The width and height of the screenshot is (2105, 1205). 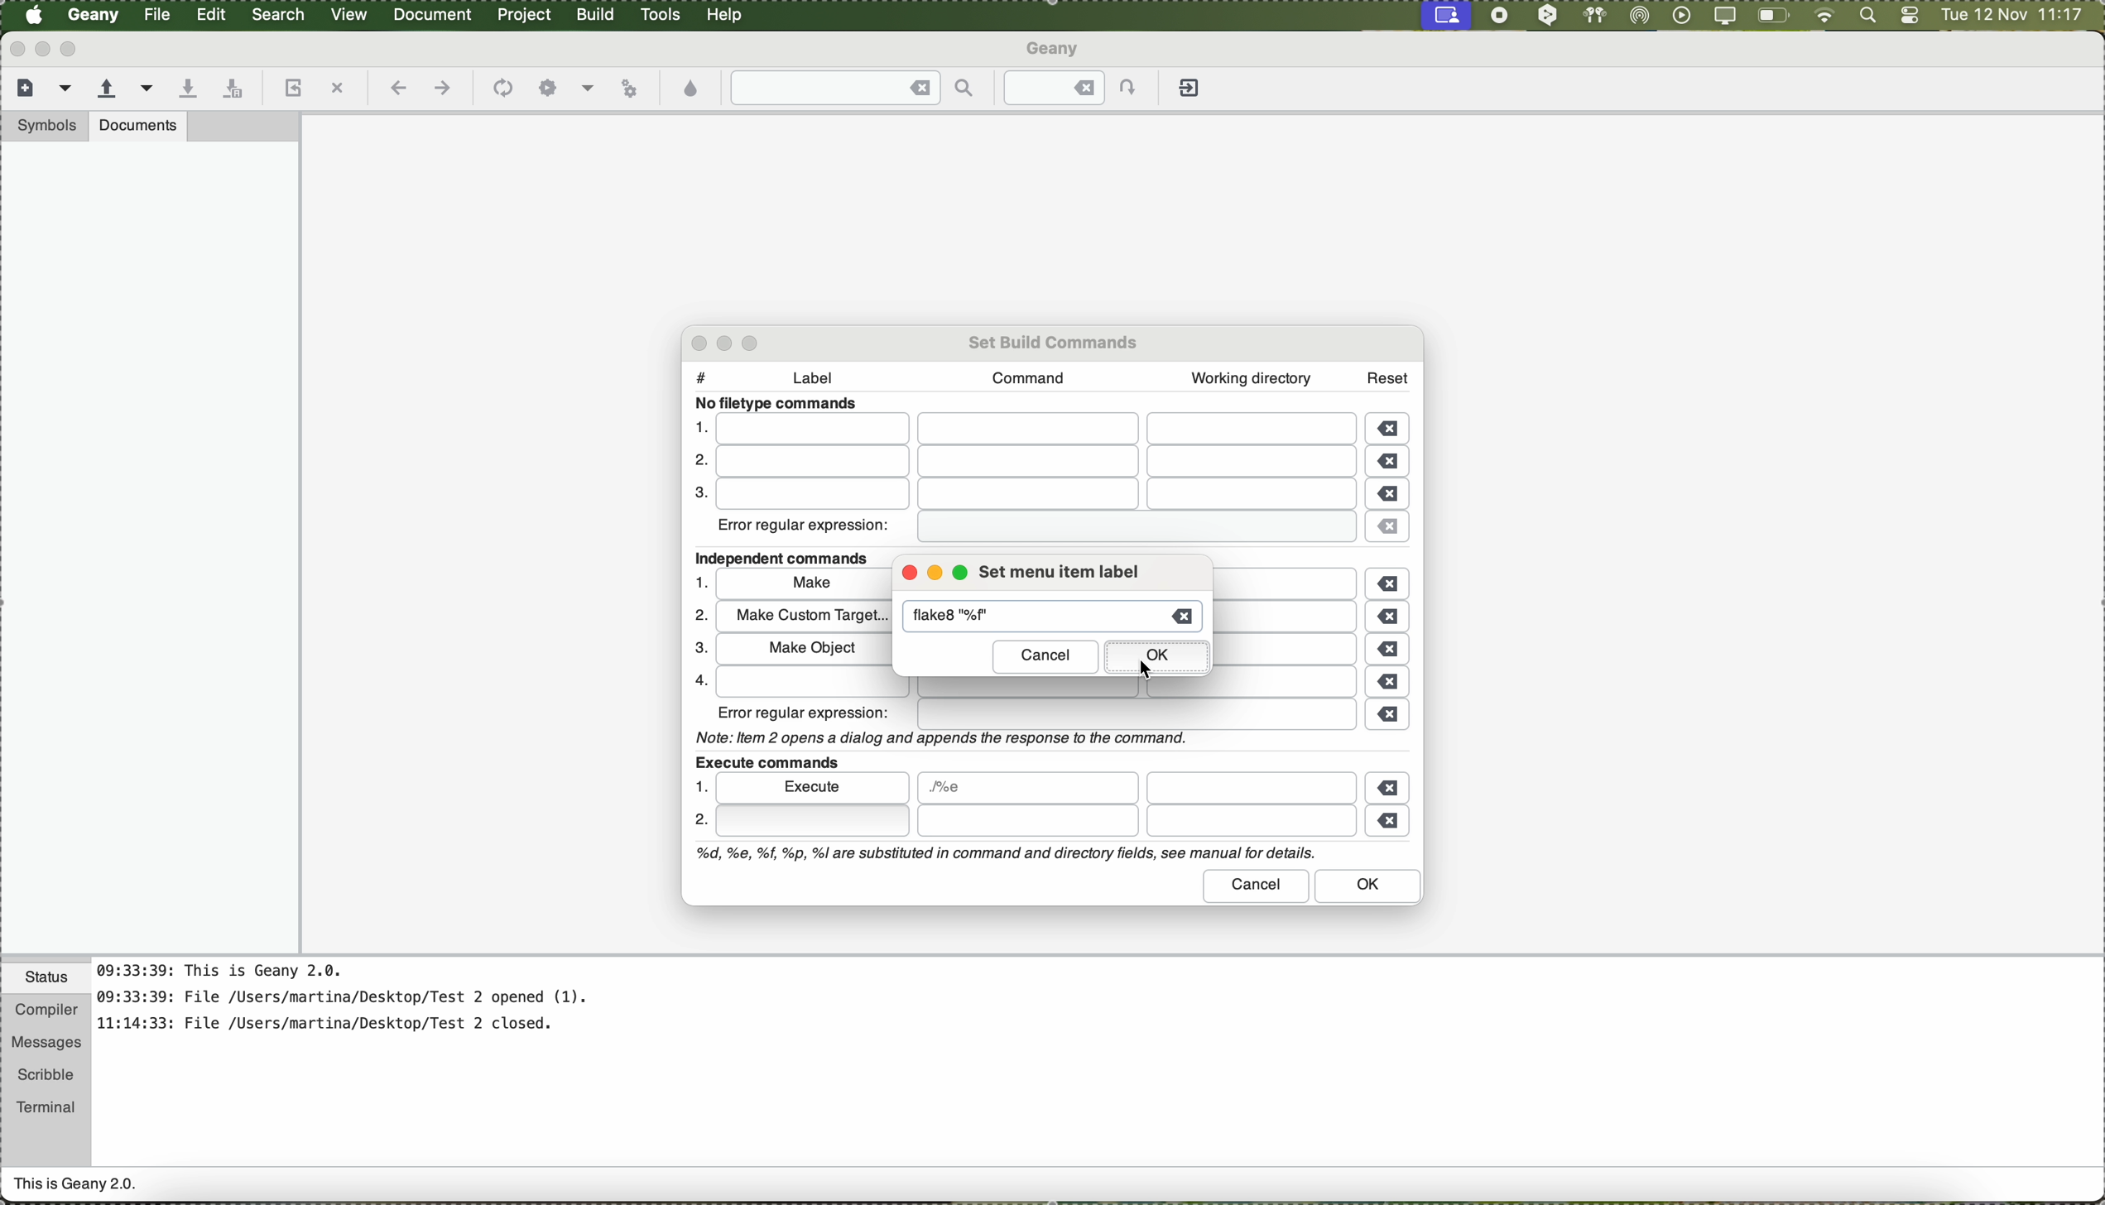 I want to click on flake8, so click(x=965, y=617).